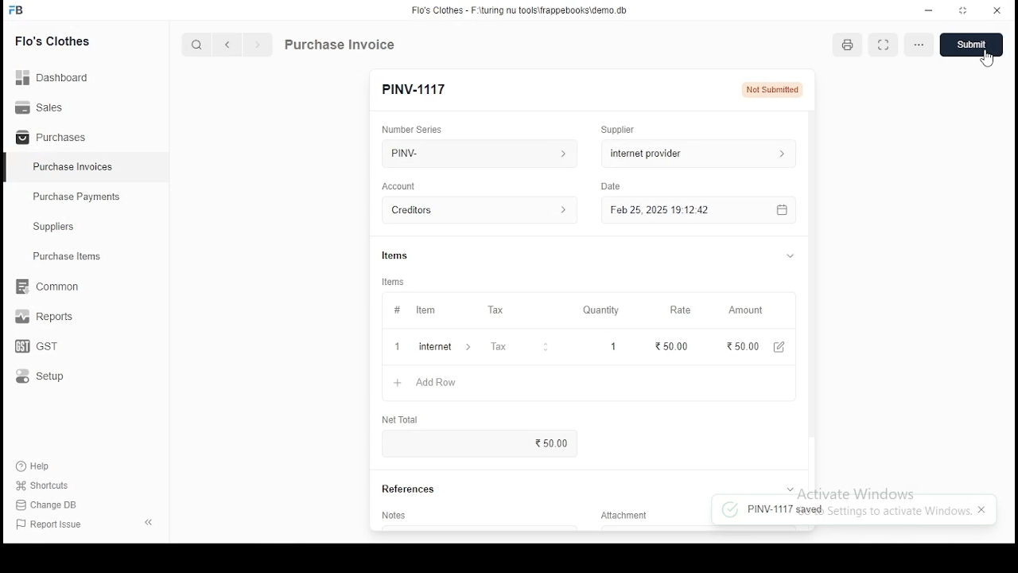 The image size is (1018, 573). Describe the element at coordinates (608, 346) in the screenshot. I see `1` at that location.